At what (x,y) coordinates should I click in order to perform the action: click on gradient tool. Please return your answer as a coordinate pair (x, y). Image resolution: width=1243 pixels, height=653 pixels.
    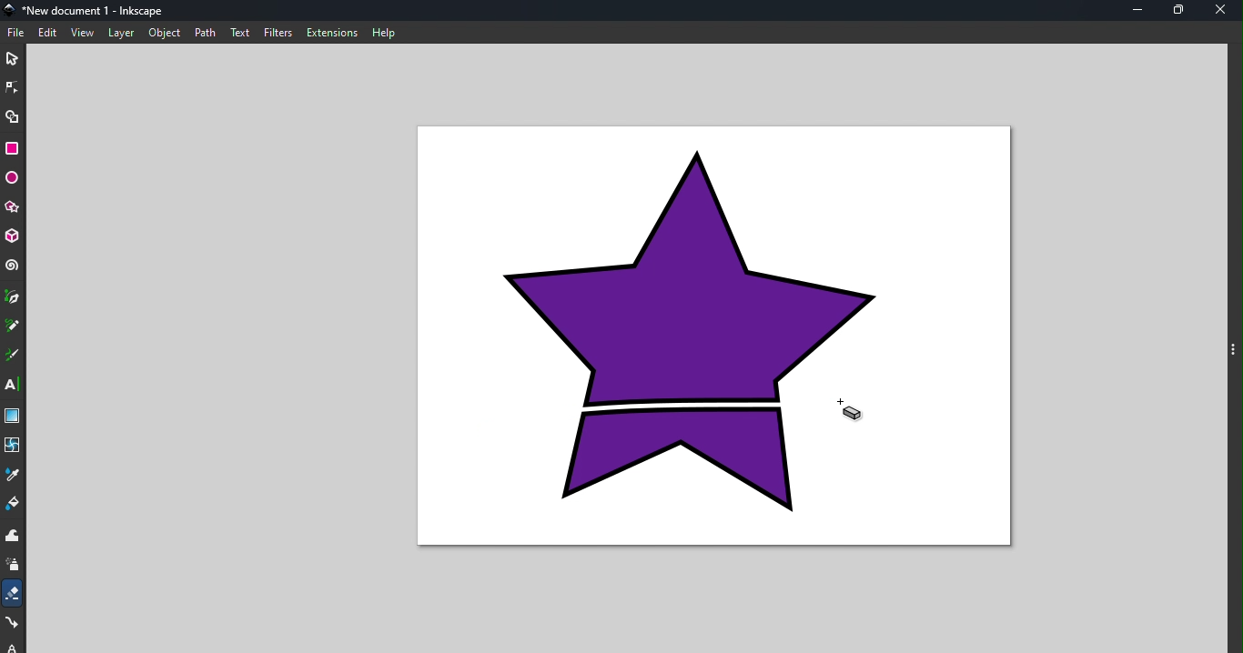
    Looking at the image, I should click on (12, 416).